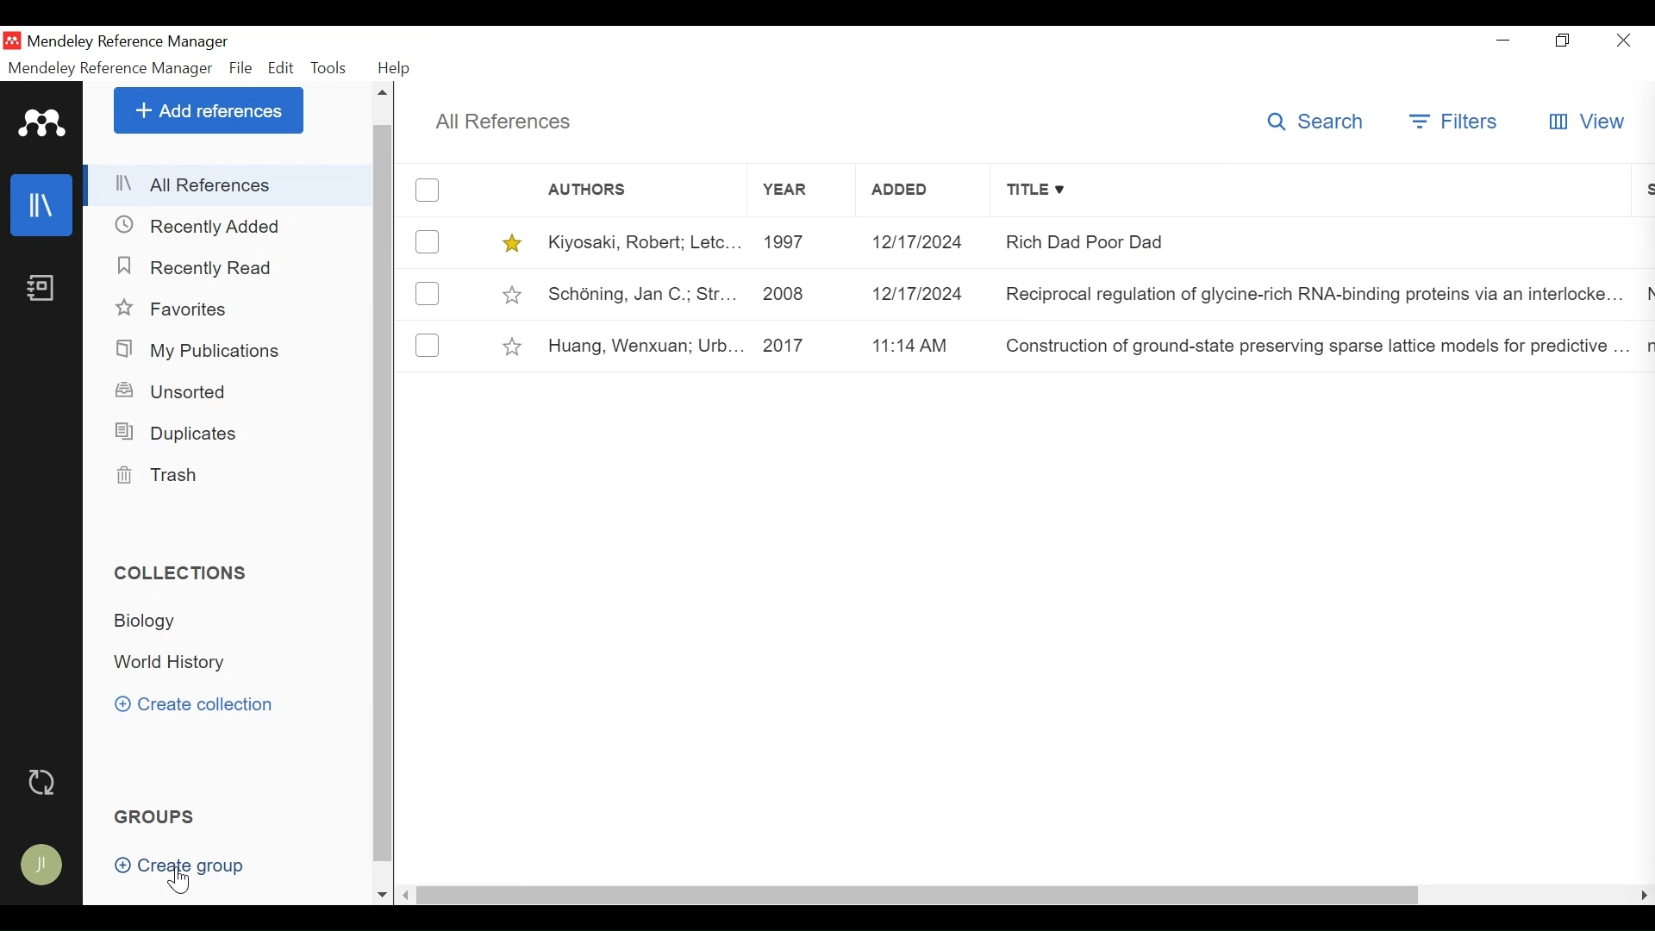 The height and width of the screenshot is (931, 1655). What do you see at coordinates (384, 92) in the screenshot?
I see `Scroll up` at bounding box center [384, 92].